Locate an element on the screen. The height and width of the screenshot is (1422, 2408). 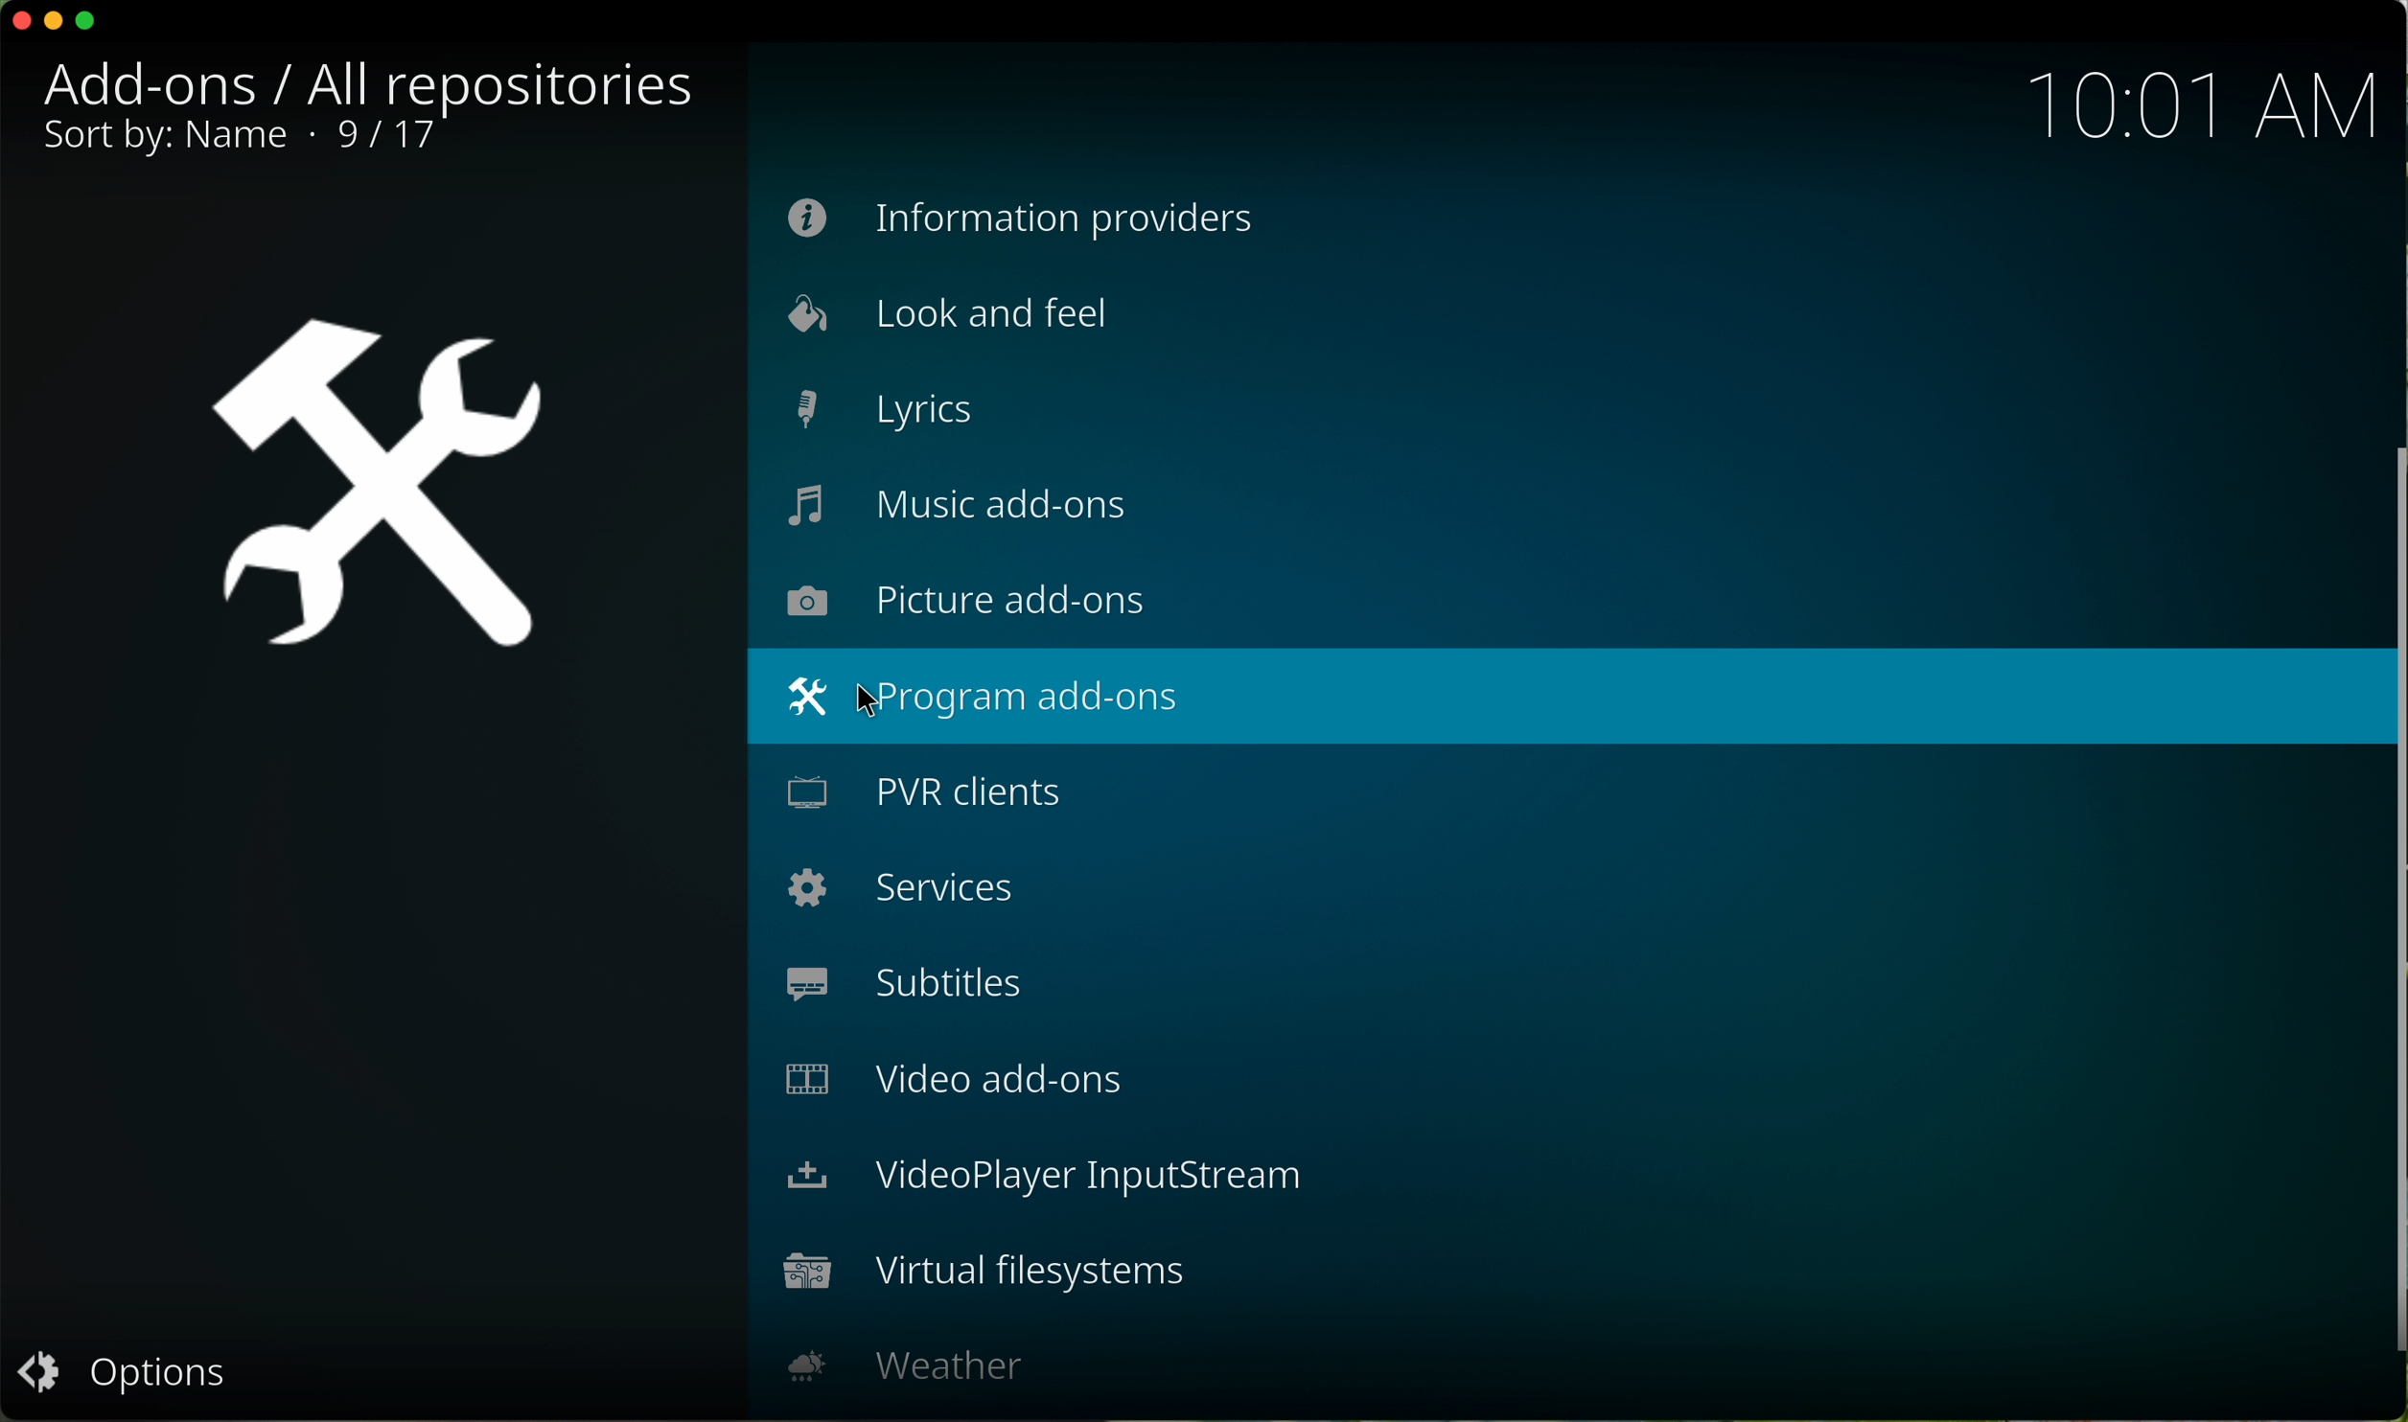
music add-ons is located at coordinates (969, 518).